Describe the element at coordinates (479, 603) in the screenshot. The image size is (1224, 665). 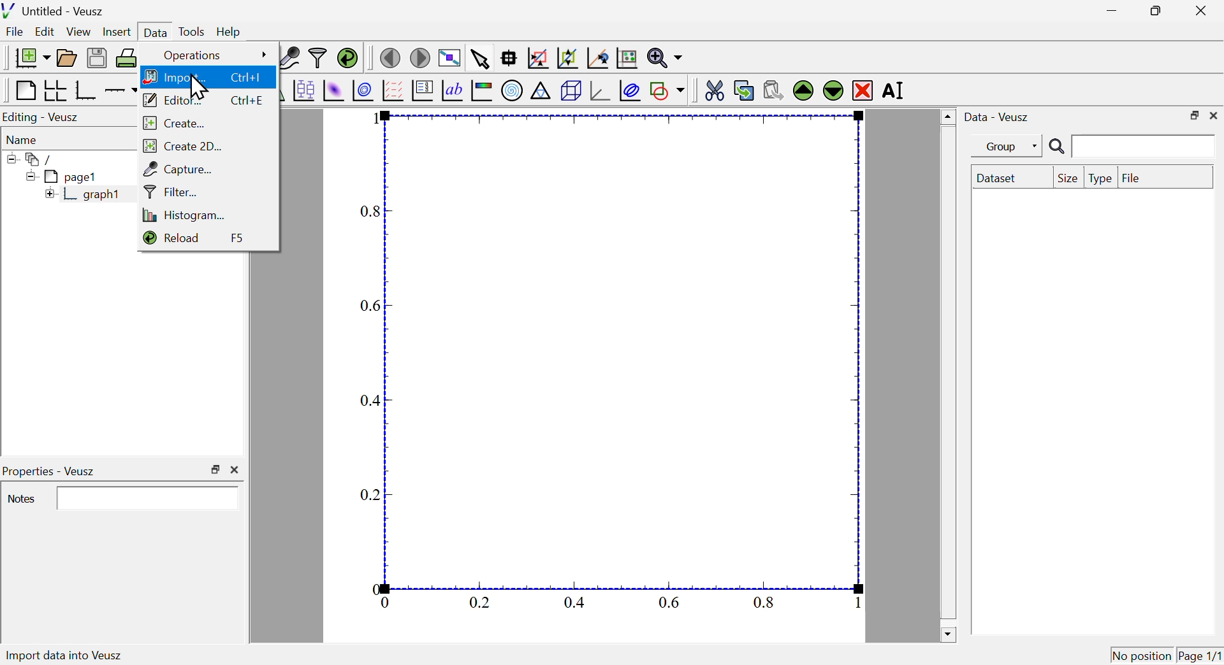
I see `0.2` at that location.